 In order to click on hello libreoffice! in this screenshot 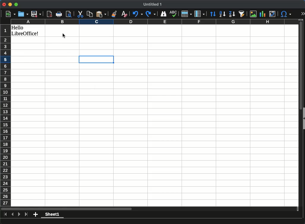, I will do `click(26, 31)`.